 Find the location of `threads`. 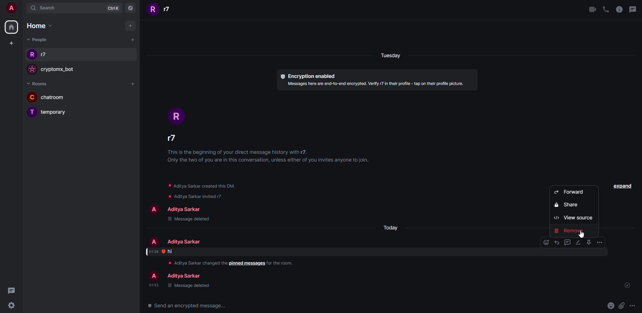

threads is located at coordinates (13, 291).